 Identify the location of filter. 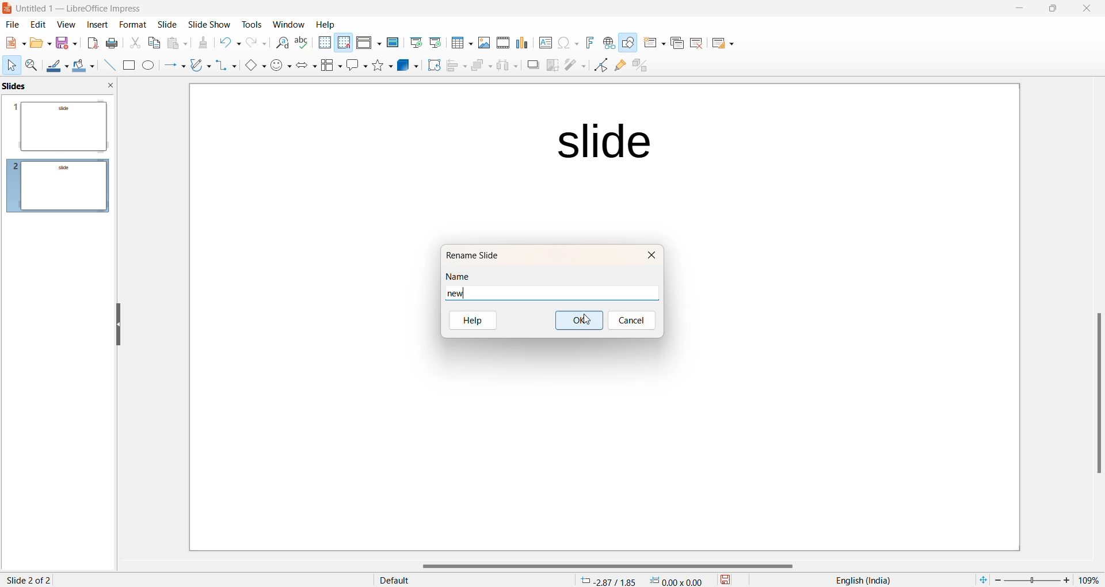
(574, 66).